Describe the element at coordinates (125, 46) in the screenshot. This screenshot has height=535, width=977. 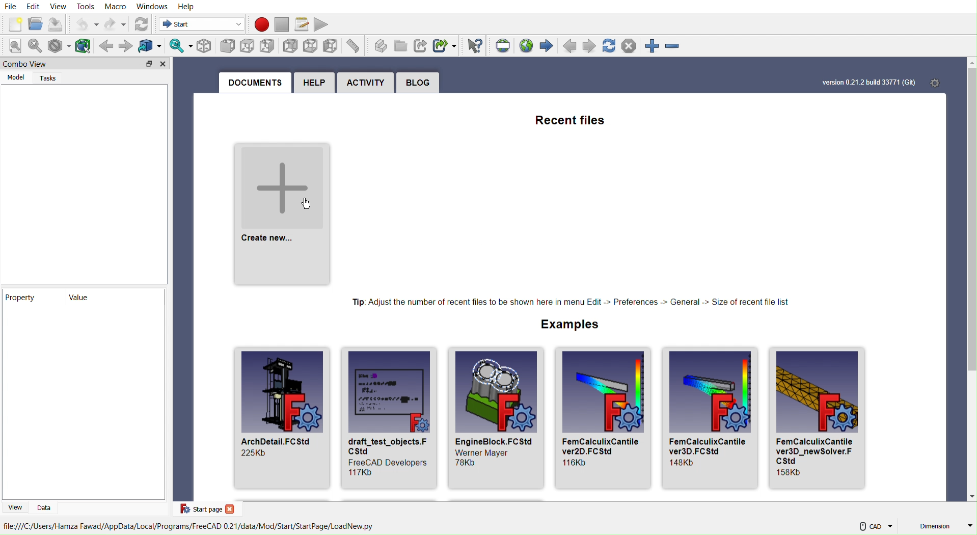
I see `Repeat the backed selection` at that location.